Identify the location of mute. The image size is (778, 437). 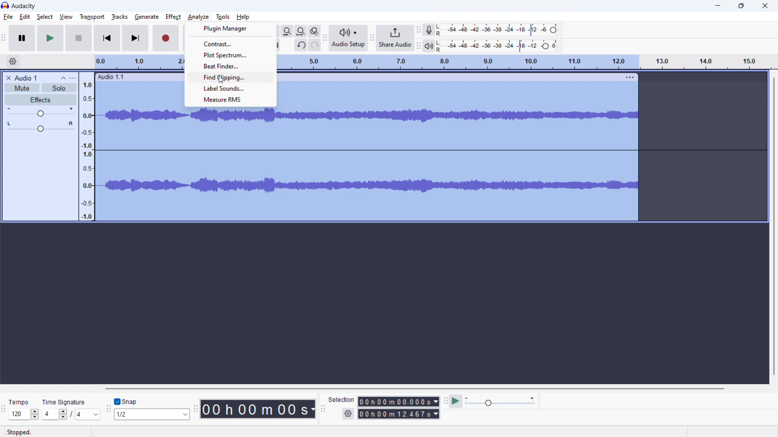
(22, 88).